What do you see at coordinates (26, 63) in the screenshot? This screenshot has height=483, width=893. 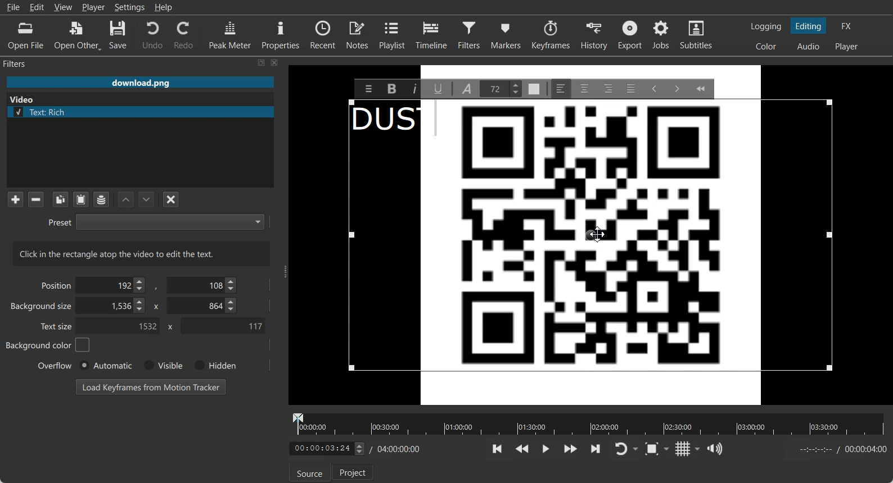 I see `Filters` at bounding box center [26, 63].